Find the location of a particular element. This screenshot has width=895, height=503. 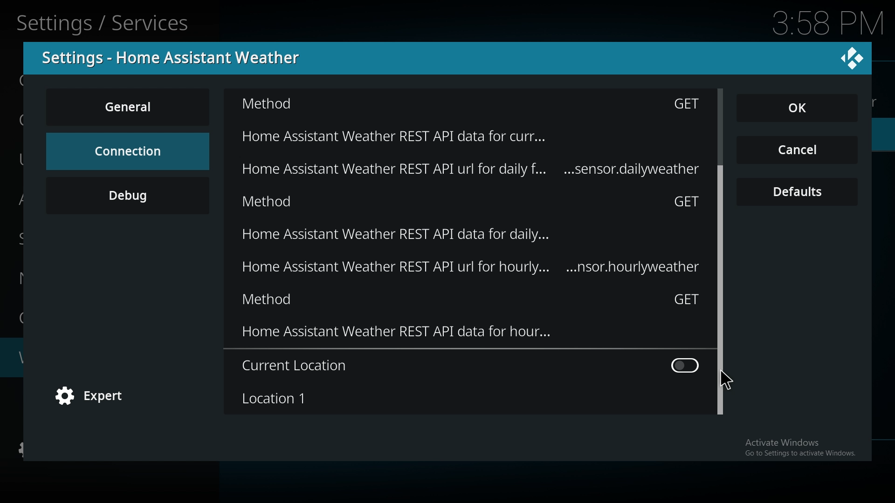

cancel is located at coordinates (797, 151).